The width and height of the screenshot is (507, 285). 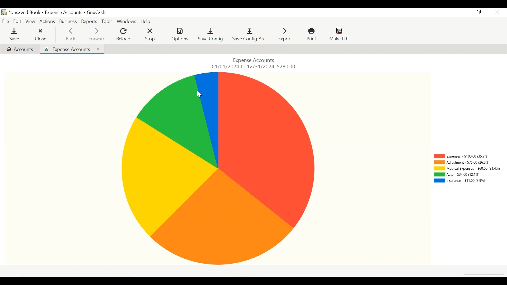 I want to click on Forward, so click(x=96, y=34).